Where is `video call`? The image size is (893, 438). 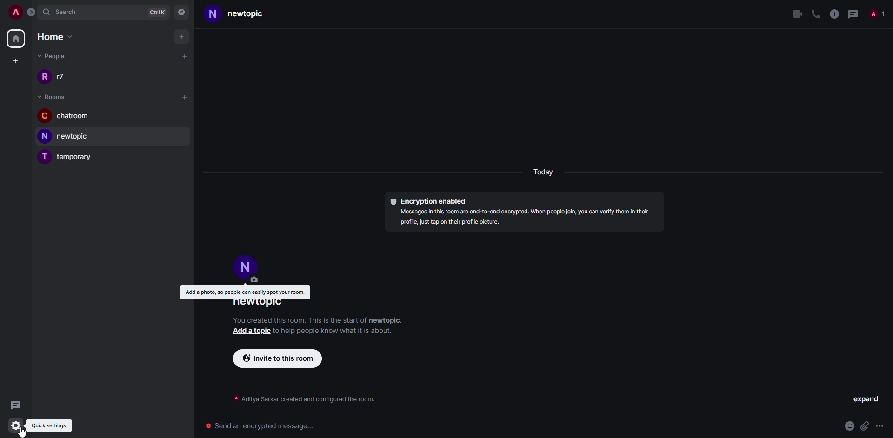 video call is located at coordinates (797, 14).